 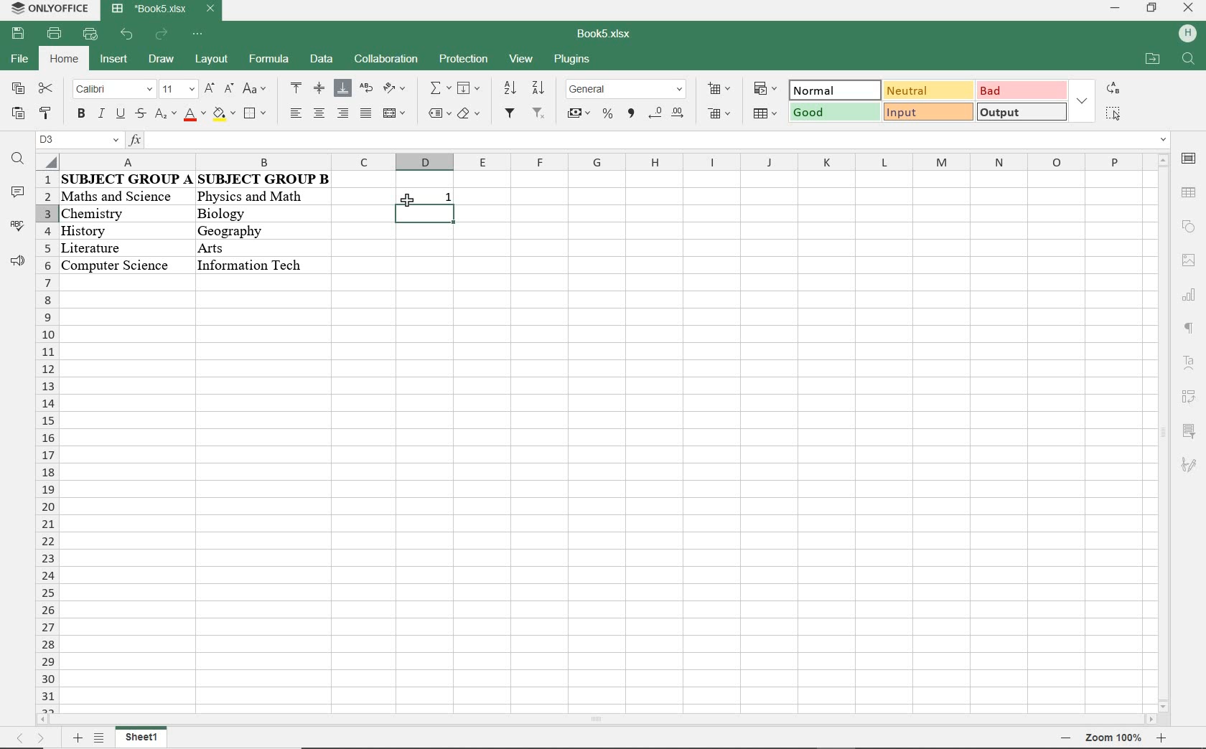 What do you see at coordinates (1189, 192) in the screenshot?
I see `sign` at bounding box center [1189, 192].